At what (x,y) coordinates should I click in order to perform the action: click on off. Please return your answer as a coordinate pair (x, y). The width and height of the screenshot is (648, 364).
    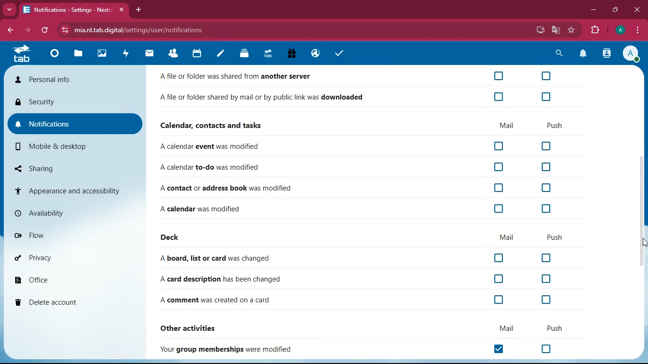
    Looking at the image, I should click on (498, 209).